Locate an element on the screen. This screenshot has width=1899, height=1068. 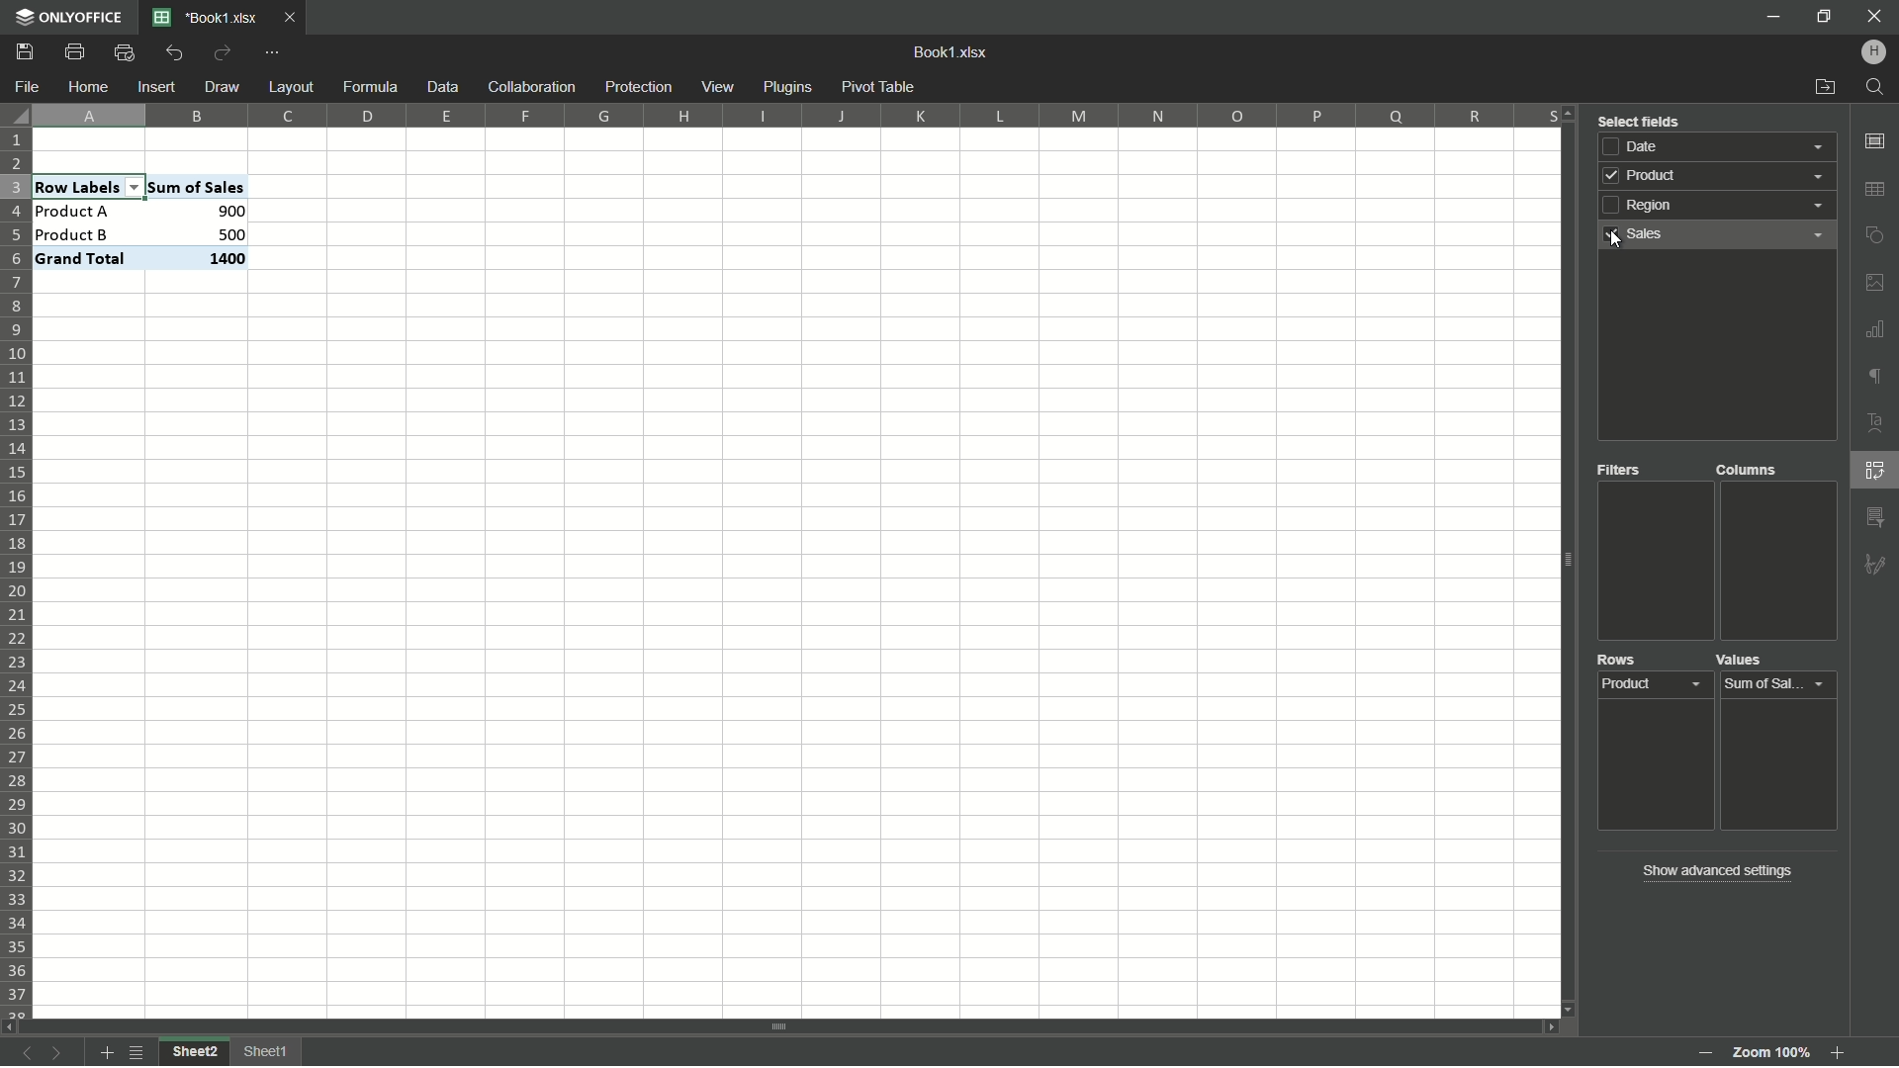
sheet1 is located at coordinates (270, 1051).